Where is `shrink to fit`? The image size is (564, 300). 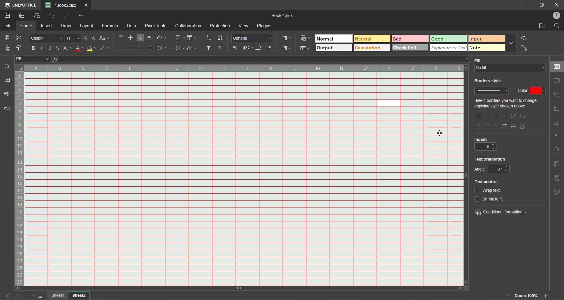 shrink to fit is located at coordinates (490, 200).